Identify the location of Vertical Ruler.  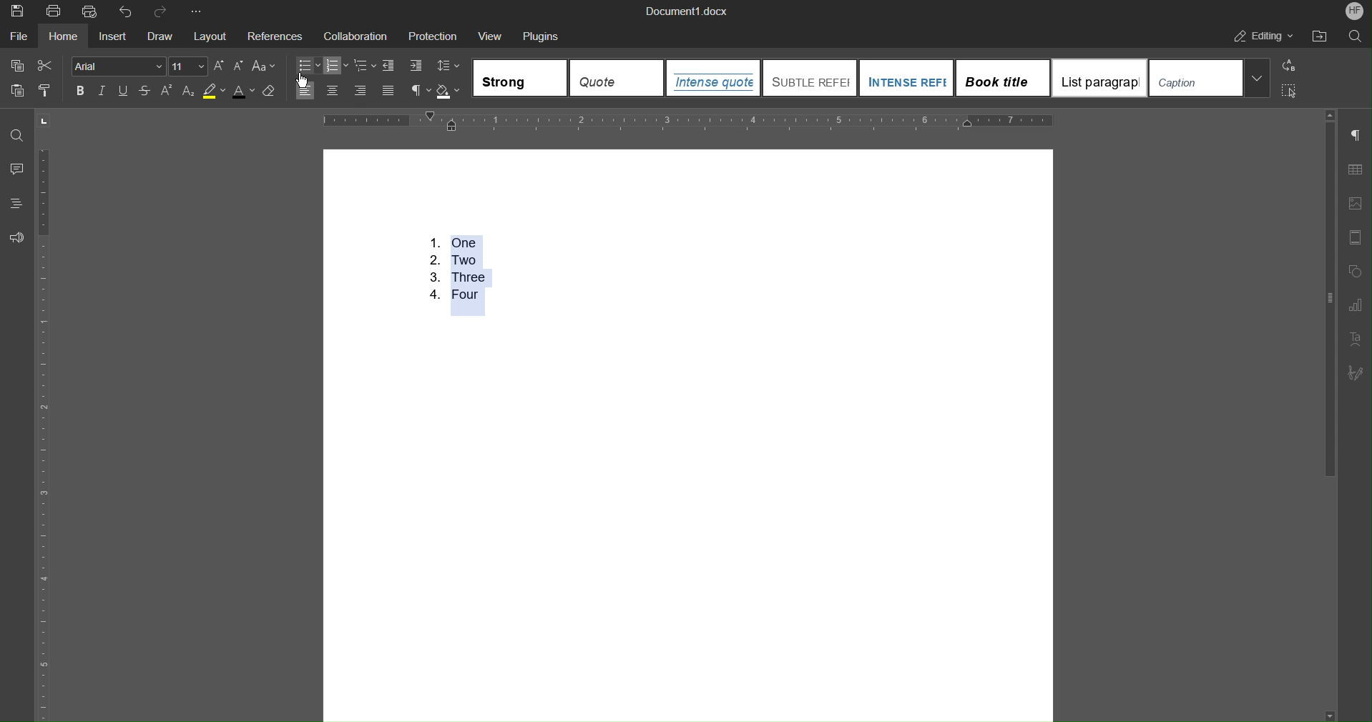
(43, 432).